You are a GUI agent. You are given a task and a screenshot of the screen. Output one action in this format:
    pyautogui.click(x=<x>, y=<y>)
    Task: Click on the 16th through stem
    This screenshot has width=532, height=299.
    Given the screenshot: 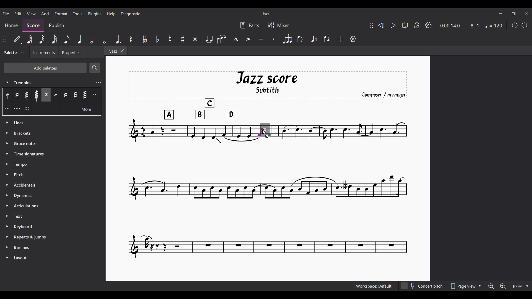 What is the action you would take?
    pyautogui.click(x=17, y=95)
    